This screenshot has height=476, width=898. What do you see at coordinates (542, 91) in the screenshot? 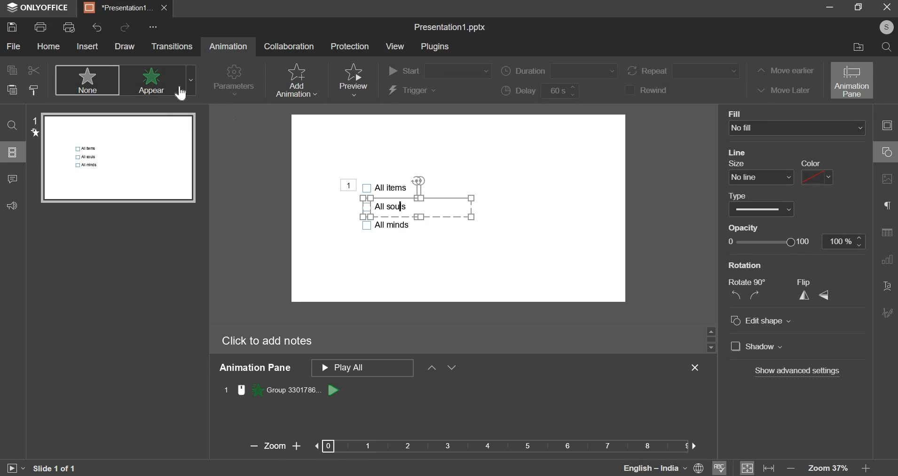
I see `delay` at bounding box center [542, 91].